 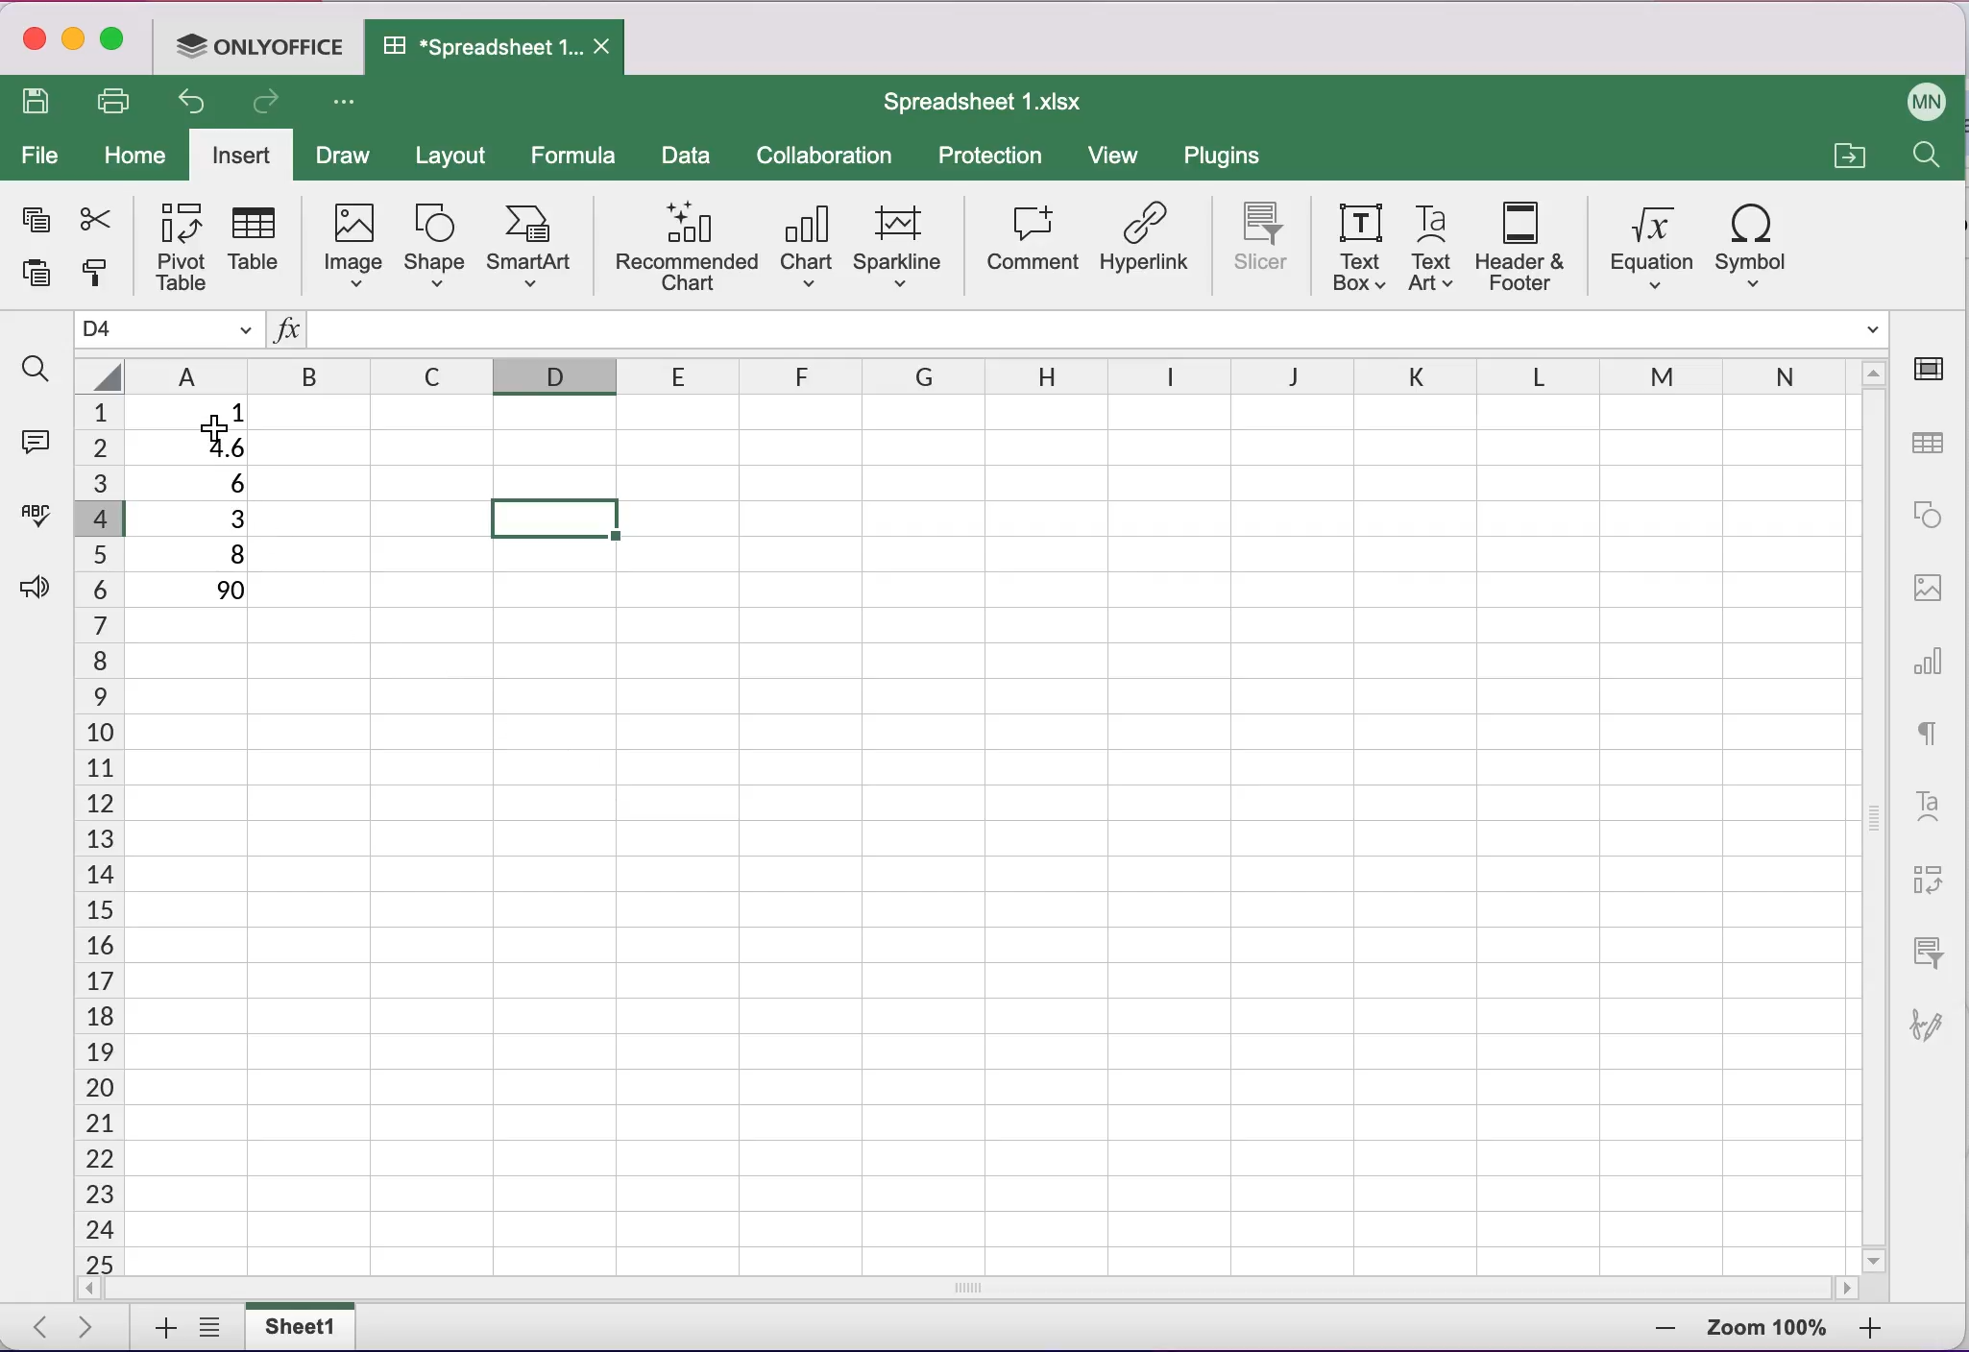 I want to click on save, so click(x=35, y=103).